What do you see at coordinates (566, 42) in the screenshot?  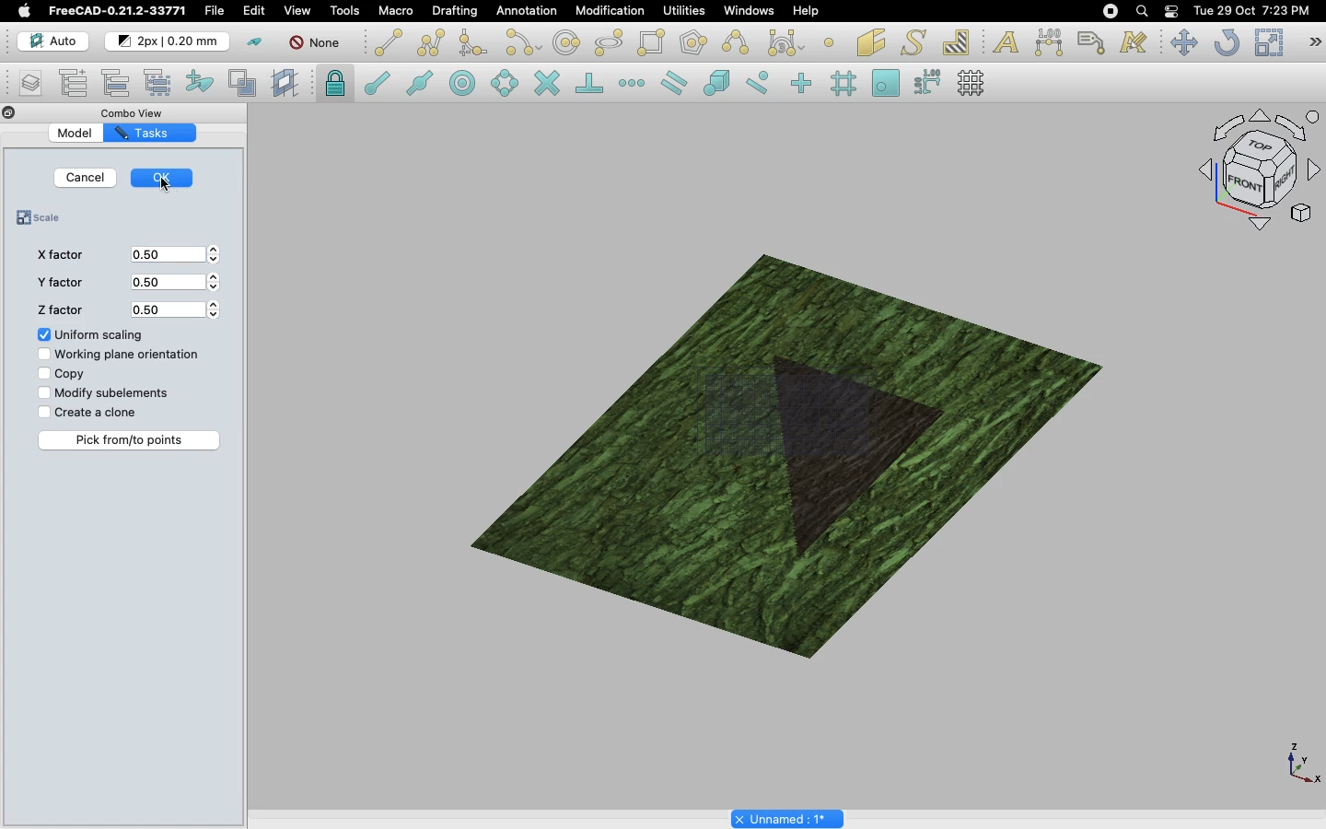 I see `Circle` at bounding box center [566, 42].